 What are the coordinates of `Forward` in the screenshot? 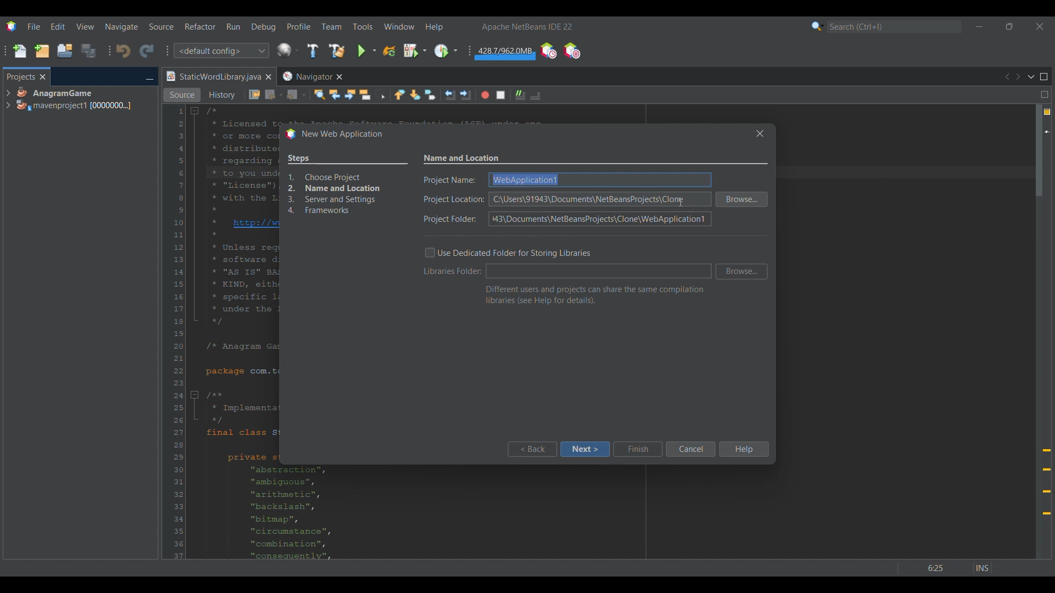 It's located at (296, 95).